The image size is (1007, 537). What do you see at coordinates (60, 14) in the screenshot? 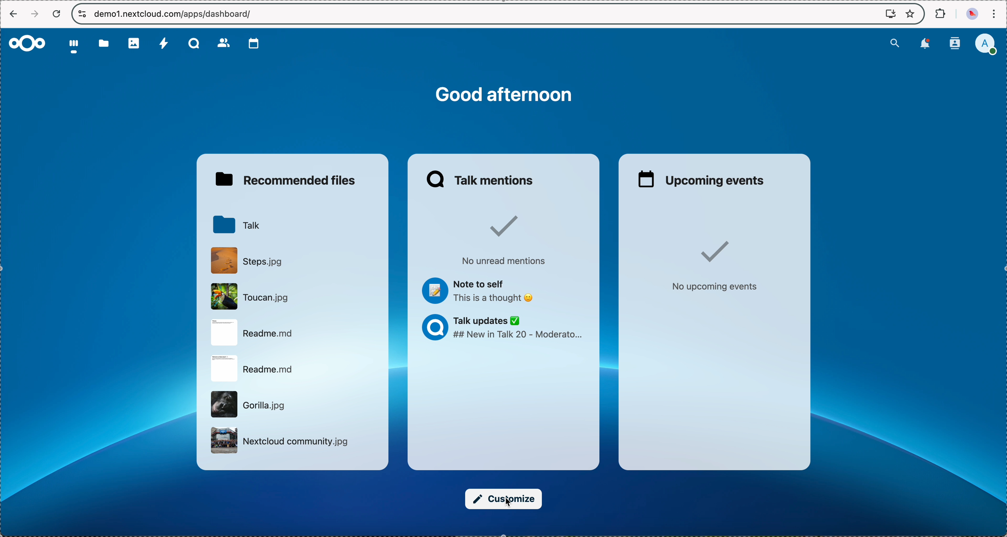
I see `refresh the page` at bounding box center [60, 14].